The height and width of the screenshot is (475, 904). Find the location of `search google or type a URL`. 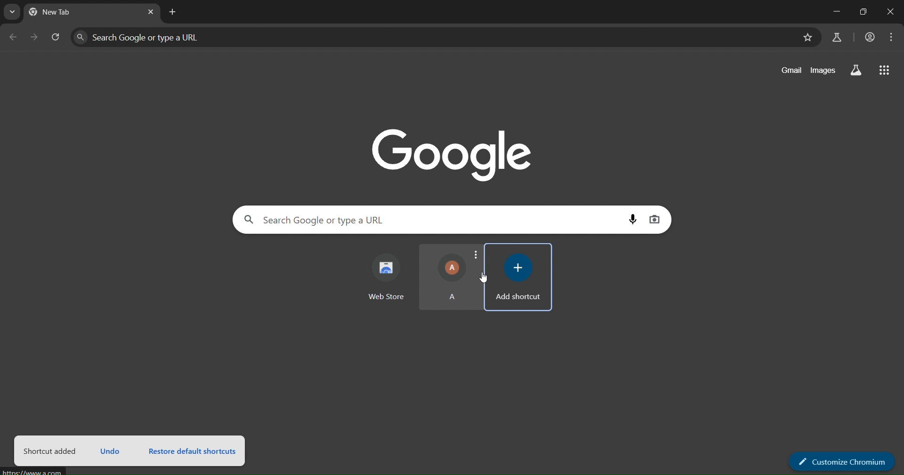

search google or type a URL is located at coordinates (430, 220).